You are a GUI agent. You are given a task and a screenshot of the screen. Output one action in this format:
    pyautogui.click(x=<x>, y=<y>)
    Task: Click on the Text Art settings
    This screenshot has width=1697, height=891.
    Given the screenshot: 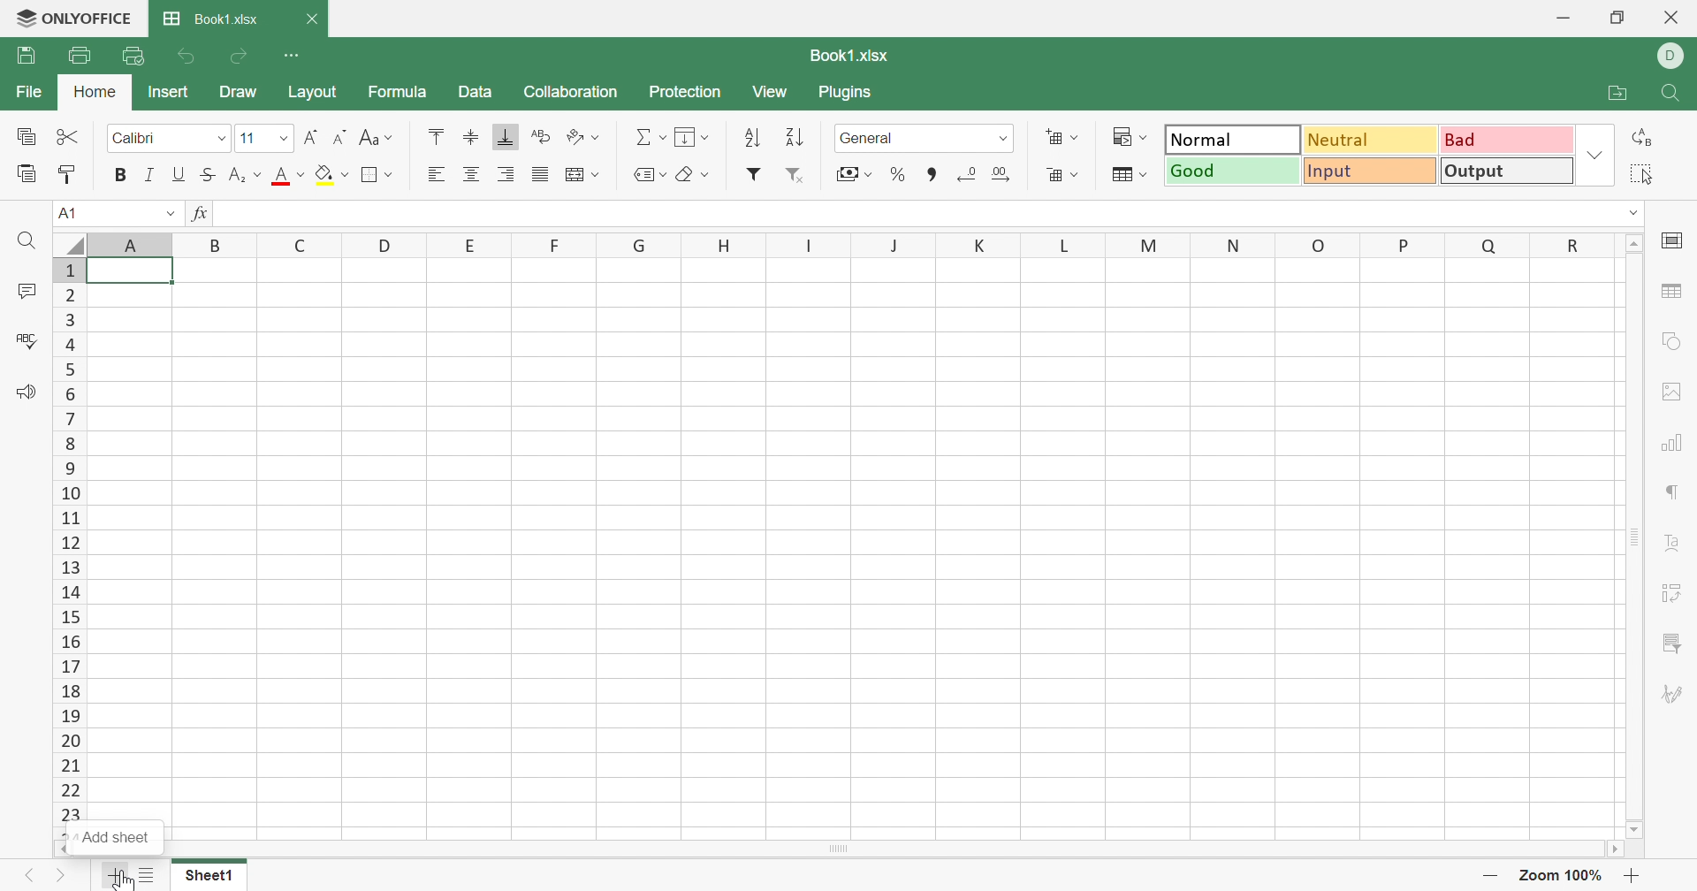 What is the action you would take?
    pyautogui.click(x=1670, y=540)
    